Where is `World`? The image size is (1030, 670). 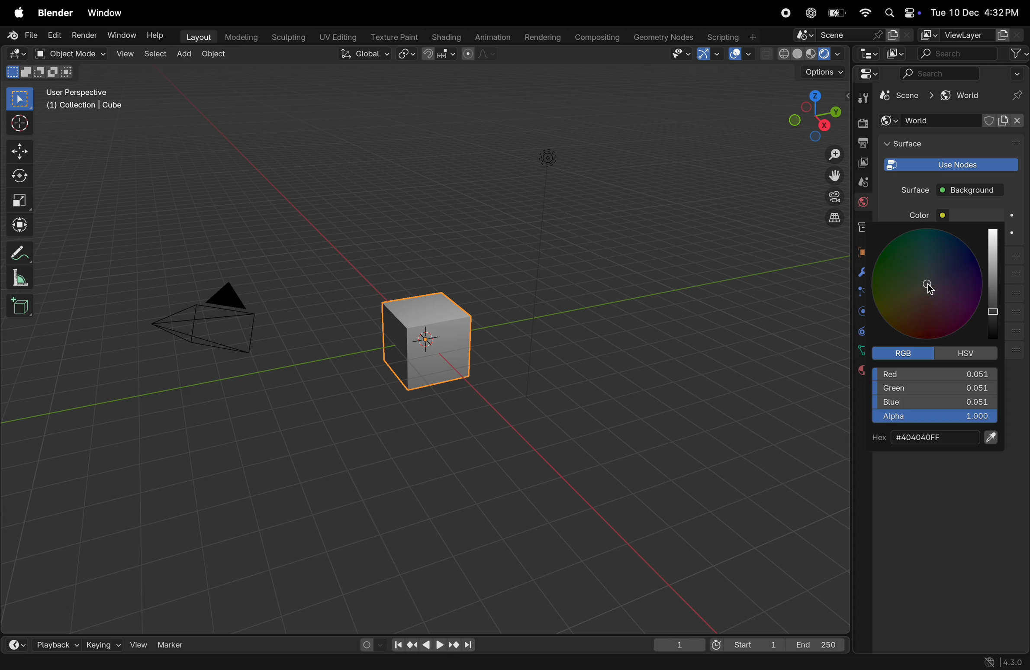 World is located at coordinates (863, 203).